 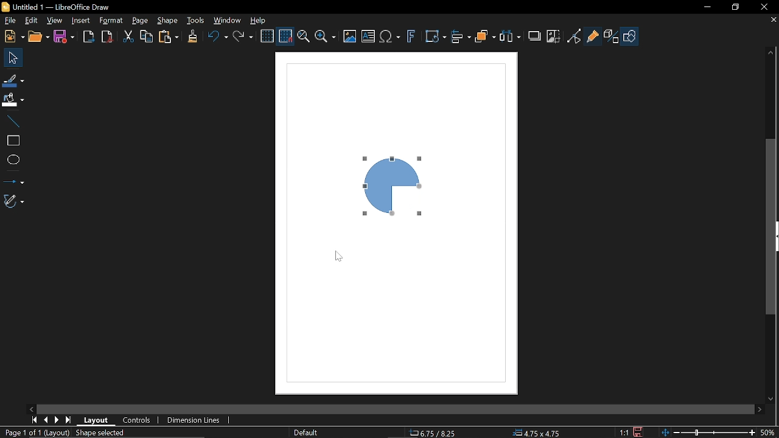 What do you see at coordinates (113, 21) in the screenshot?
I see `Format` at bounding box center [113, 21].